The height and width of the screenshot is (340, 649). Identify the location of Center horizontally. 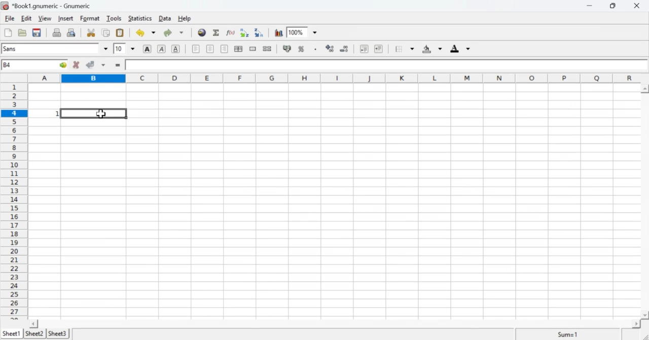
(210, 49).